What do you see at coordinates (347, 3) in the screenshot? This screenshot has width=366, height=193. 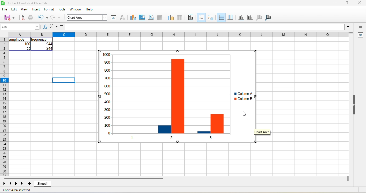 I see `maximize` at bounding box center [347, 3].